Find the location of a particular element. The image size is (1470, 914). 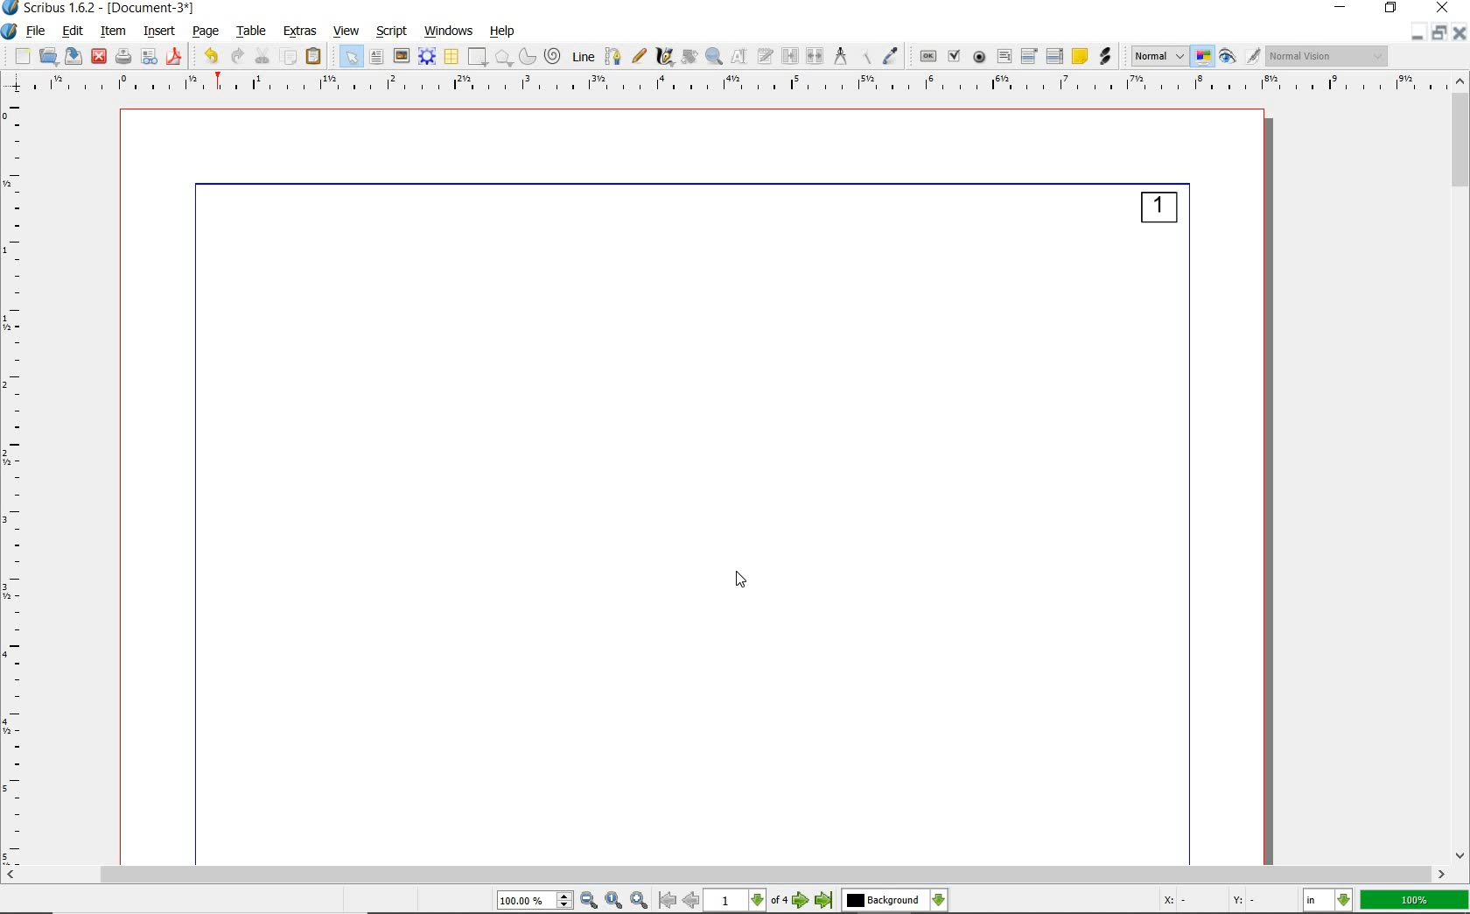

insert is located at coordinates (159, 32).